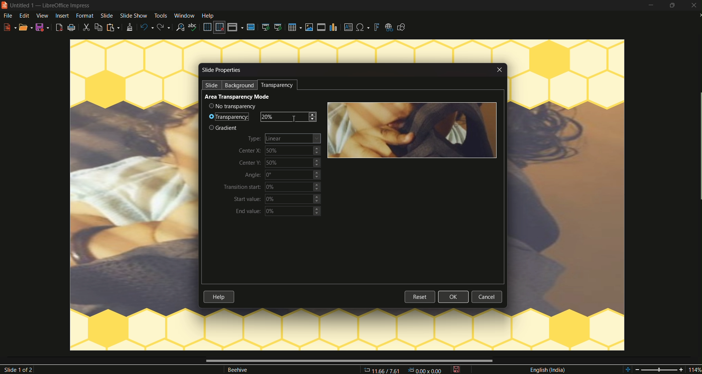 The height and width of the screenshot is (374, 702). I want to click on insert special character, so click(363, 27).